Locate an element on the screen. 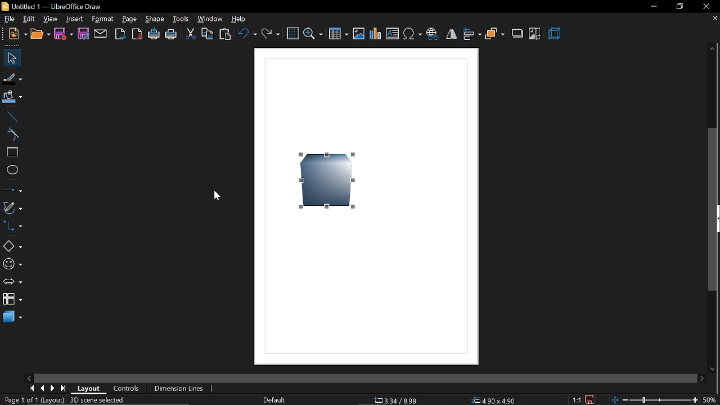 Image resolution: width=720 pixels, height=405 pixels. go to last page is located at coordinates (63, 389).